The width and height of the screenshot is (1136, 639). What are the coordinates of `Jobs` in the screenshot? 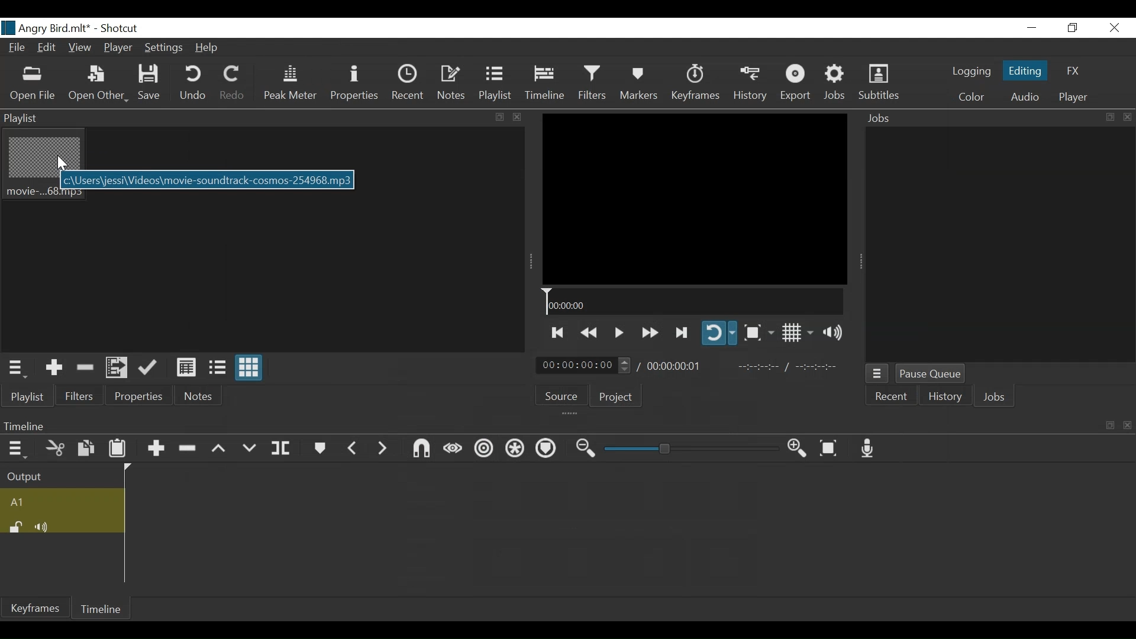 It's located at (997, 398).